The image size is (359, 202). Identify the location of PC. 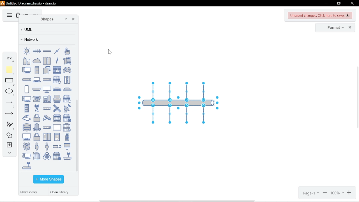
(27, 99).